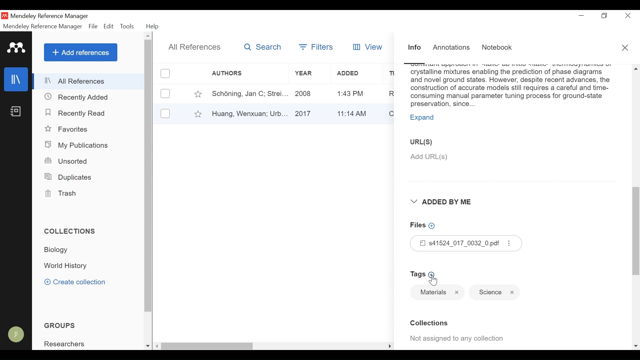  What do you see at coordinates (467, 243) in the screenshot?
I see `Files` at bounding box center [467, 243].